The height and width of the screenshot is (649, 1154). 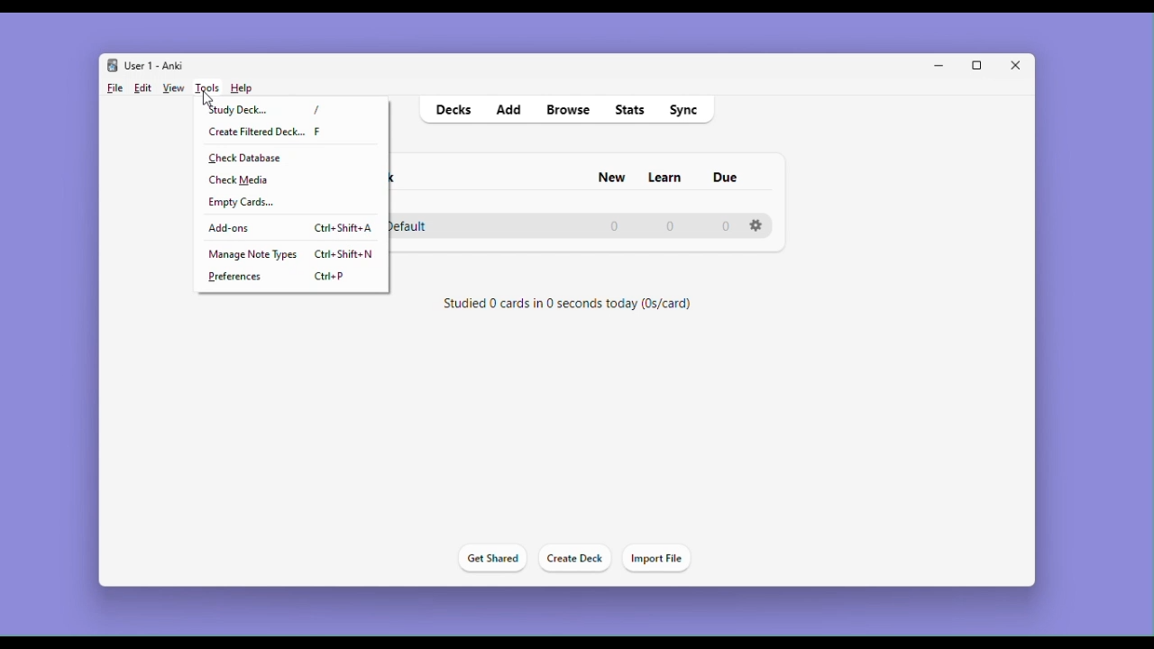 What do you see at coordinates (207, 88) in the screenshot?
I see `Tools` at bounding box center [207, 88].